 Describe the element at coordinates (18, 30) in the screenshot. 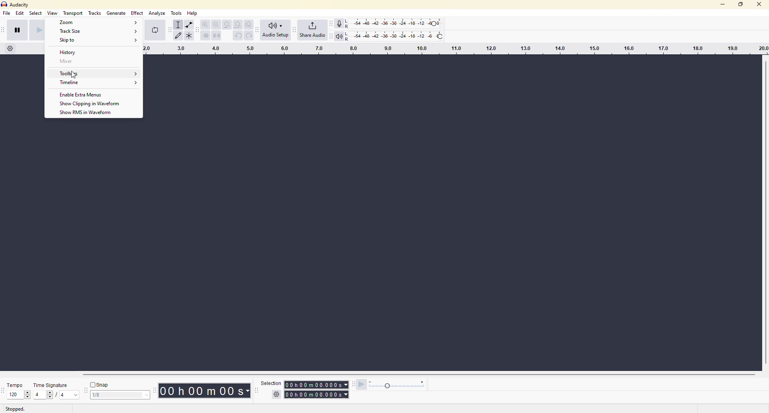

I see `pause` at that location.